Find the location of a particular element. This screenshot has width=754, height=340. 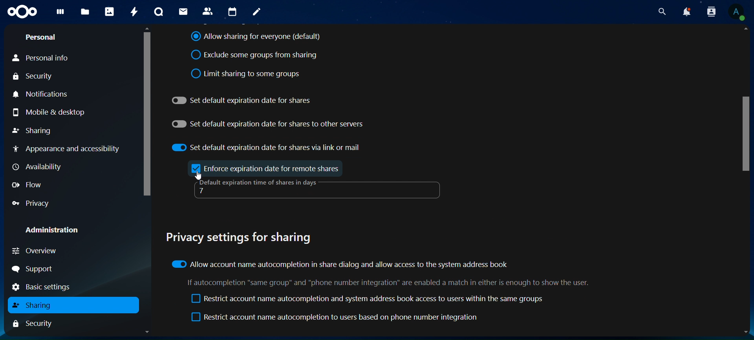

talk is located at coordinates (158, 11).